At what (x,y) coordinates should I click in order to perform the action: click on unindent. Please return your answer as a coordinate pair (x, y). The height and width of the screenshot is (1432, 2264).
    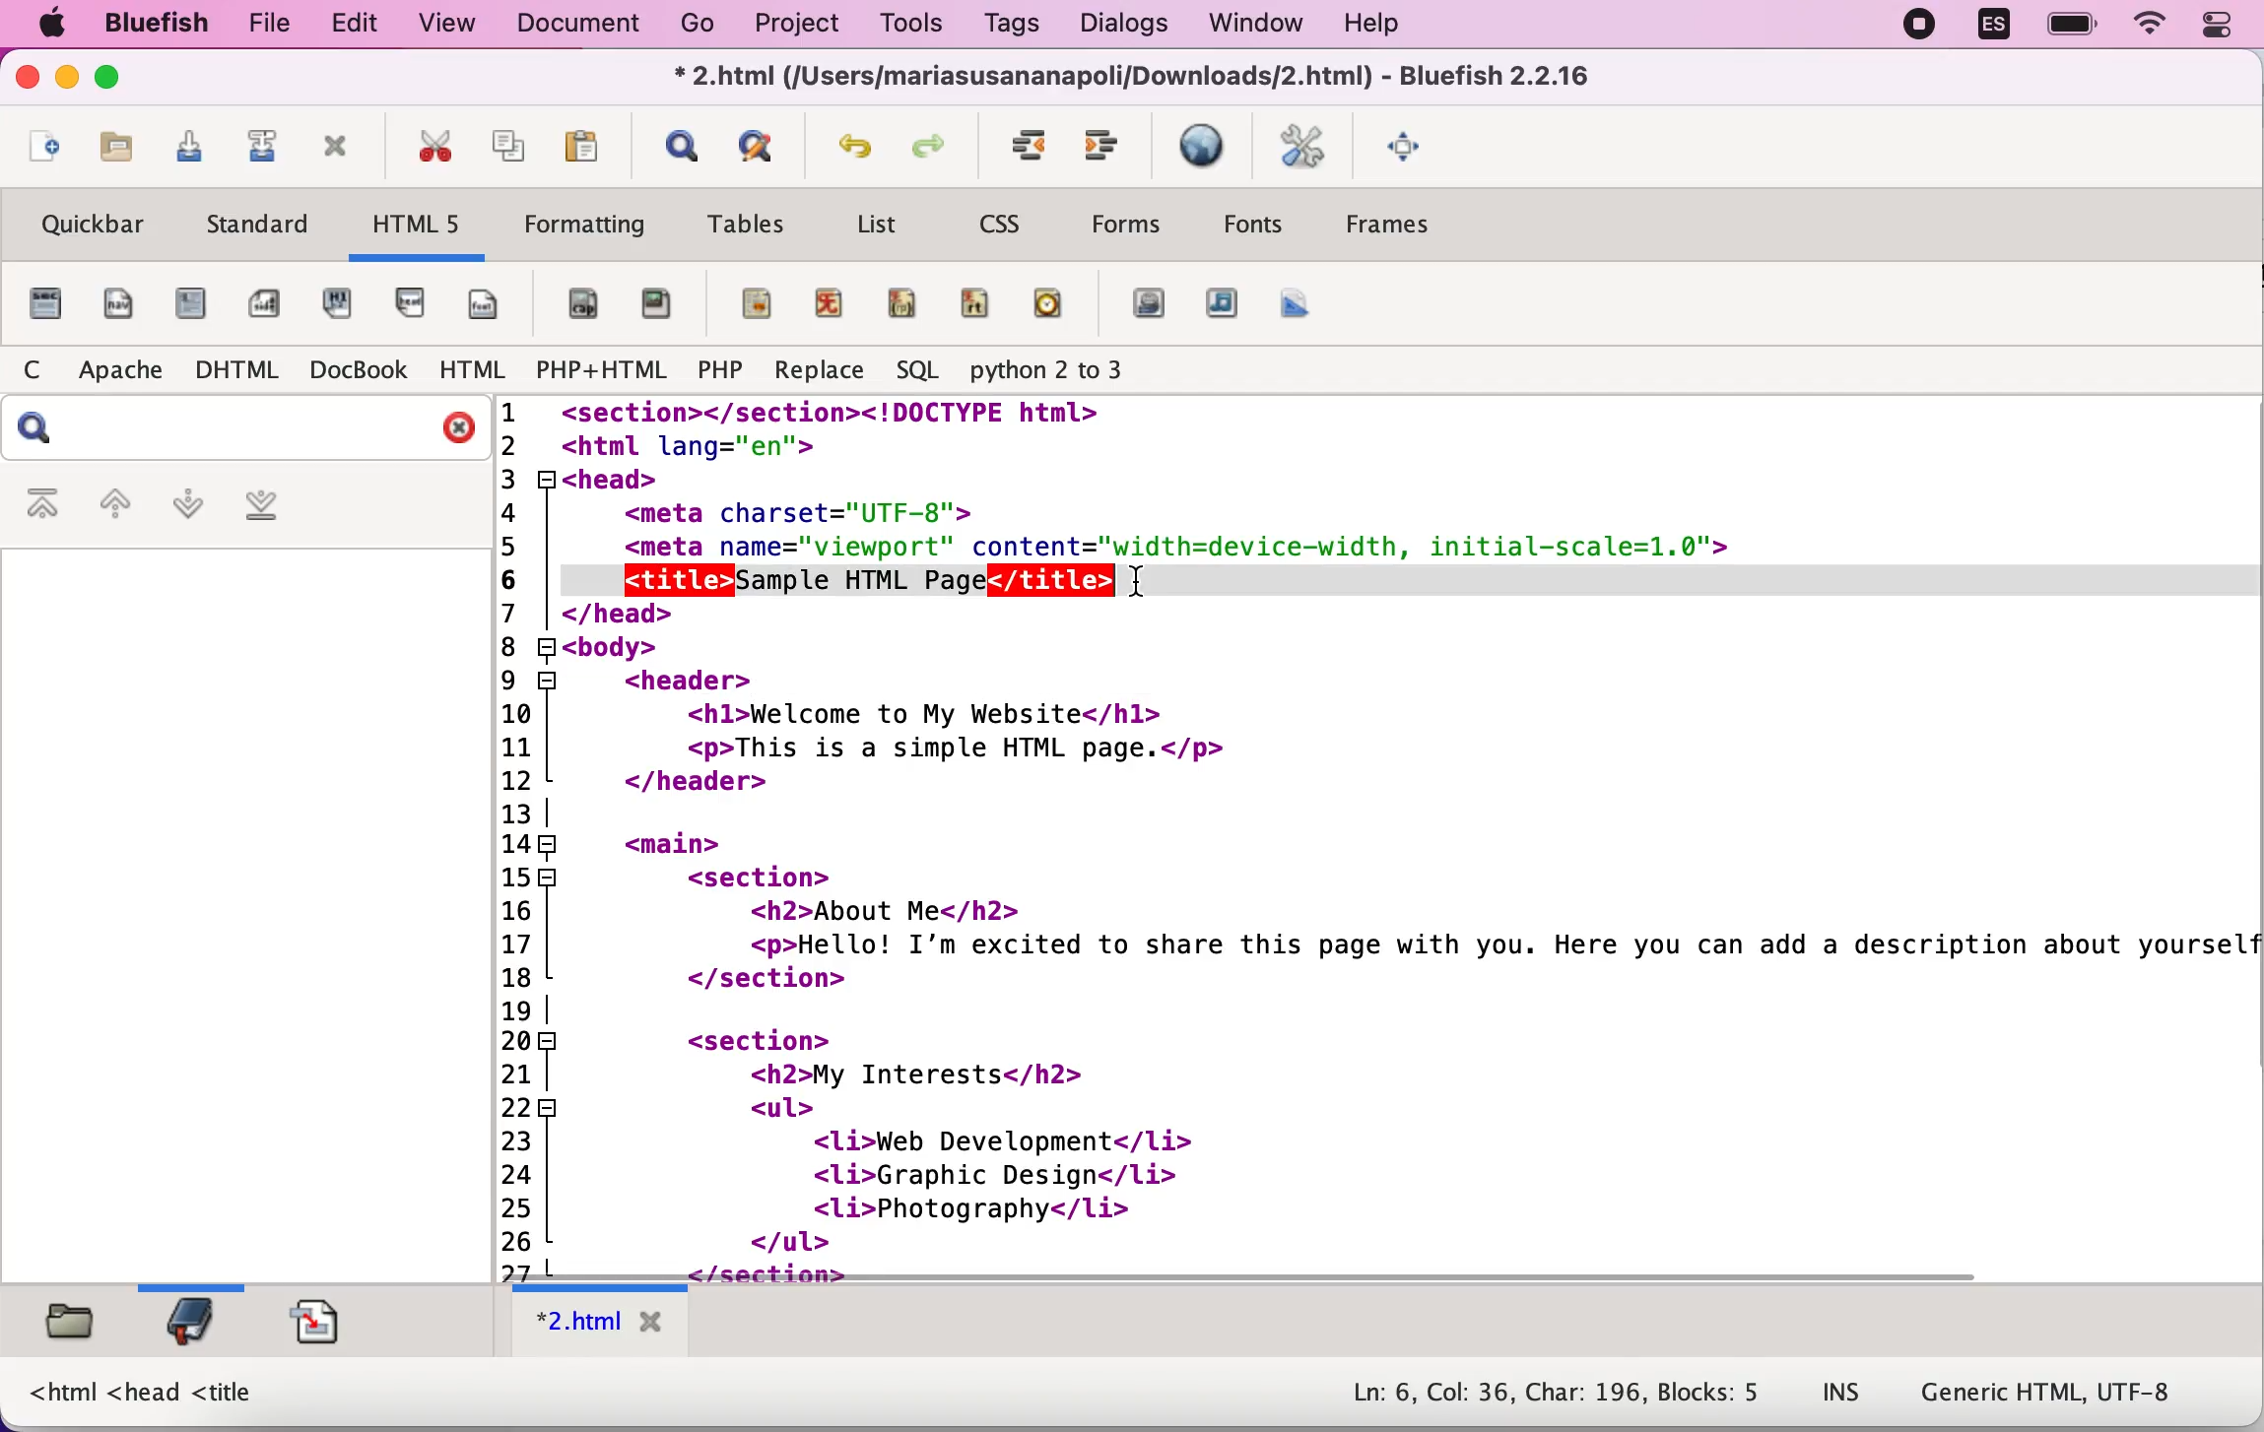
    Looking at the image, I should click on (1026, 145).